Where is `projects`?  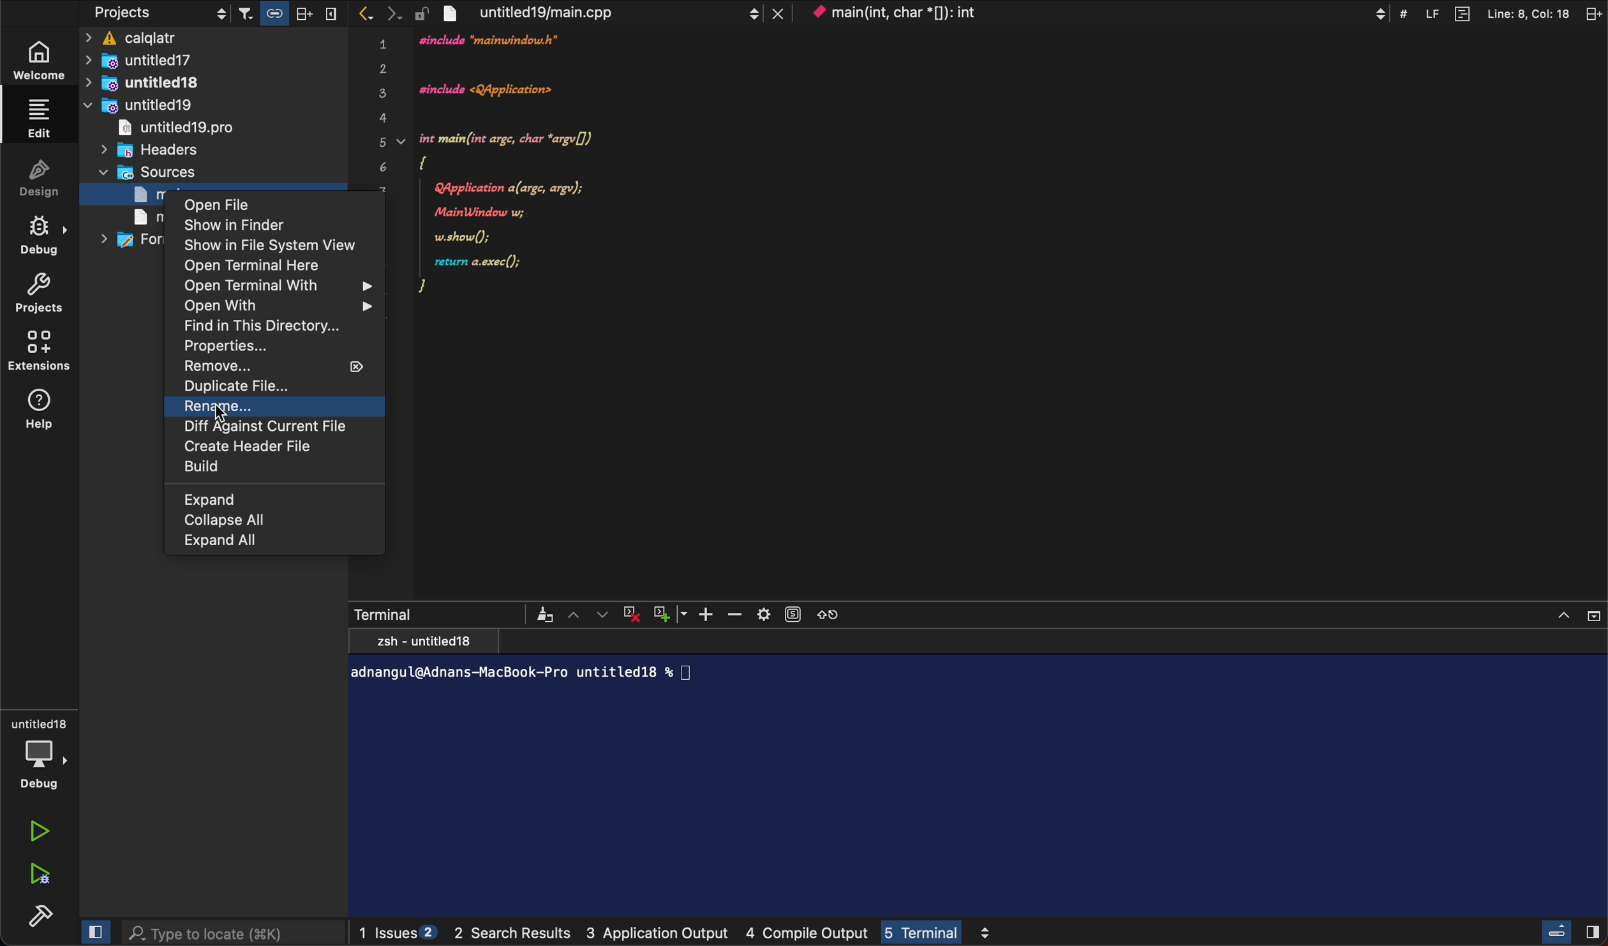 projects is located at coordinates (159, 13).